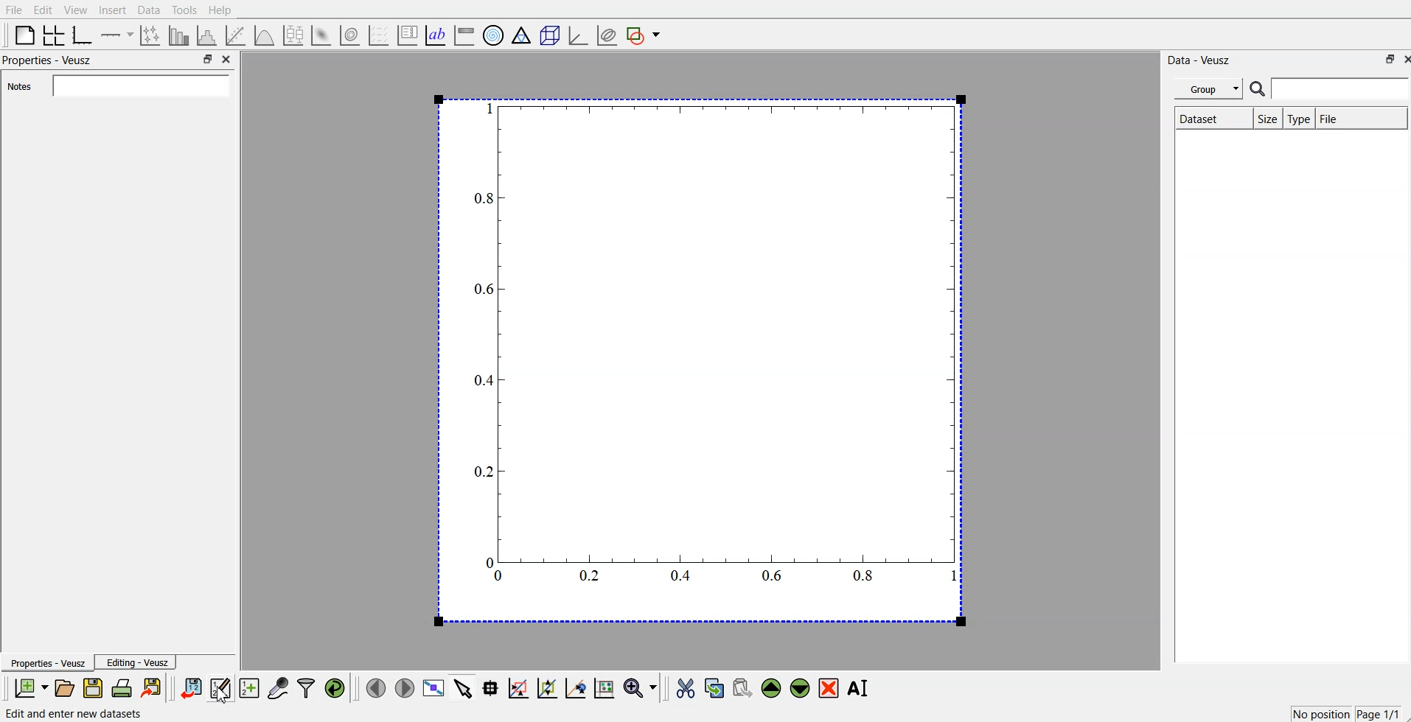  Describe the element at coordinates (431, 689) in the screenshot. I see `view data points full screen` at that location.